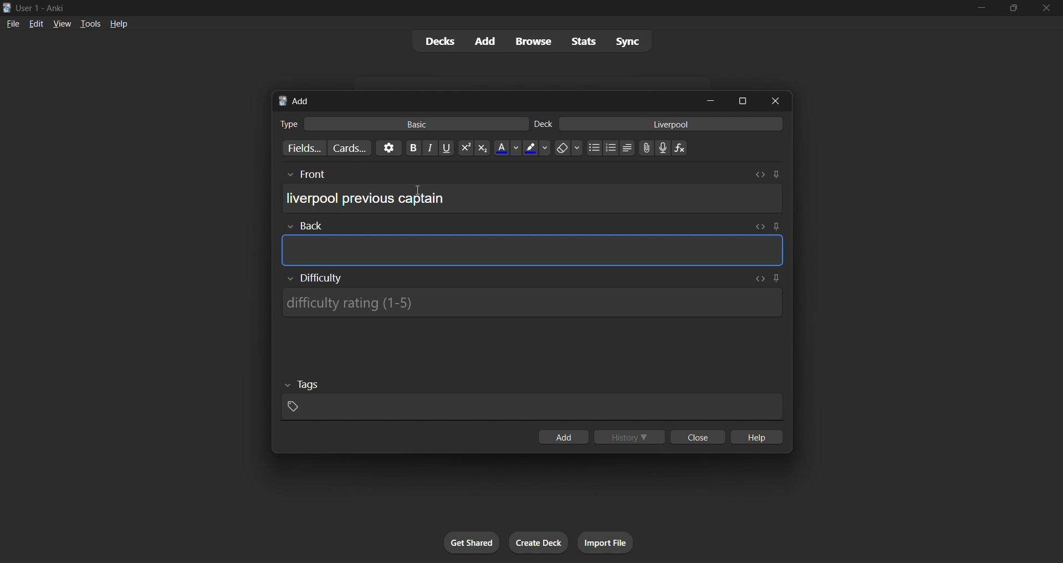 The height and width of the screenshot is (563, 1063). I want to click on superscript, so click(464, 149).